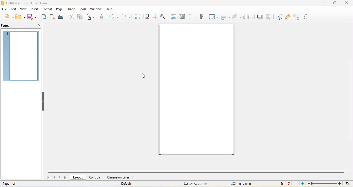 The height and width of the screenshot is (187, 353). I want to click on click to save the document, so click(289, 183).